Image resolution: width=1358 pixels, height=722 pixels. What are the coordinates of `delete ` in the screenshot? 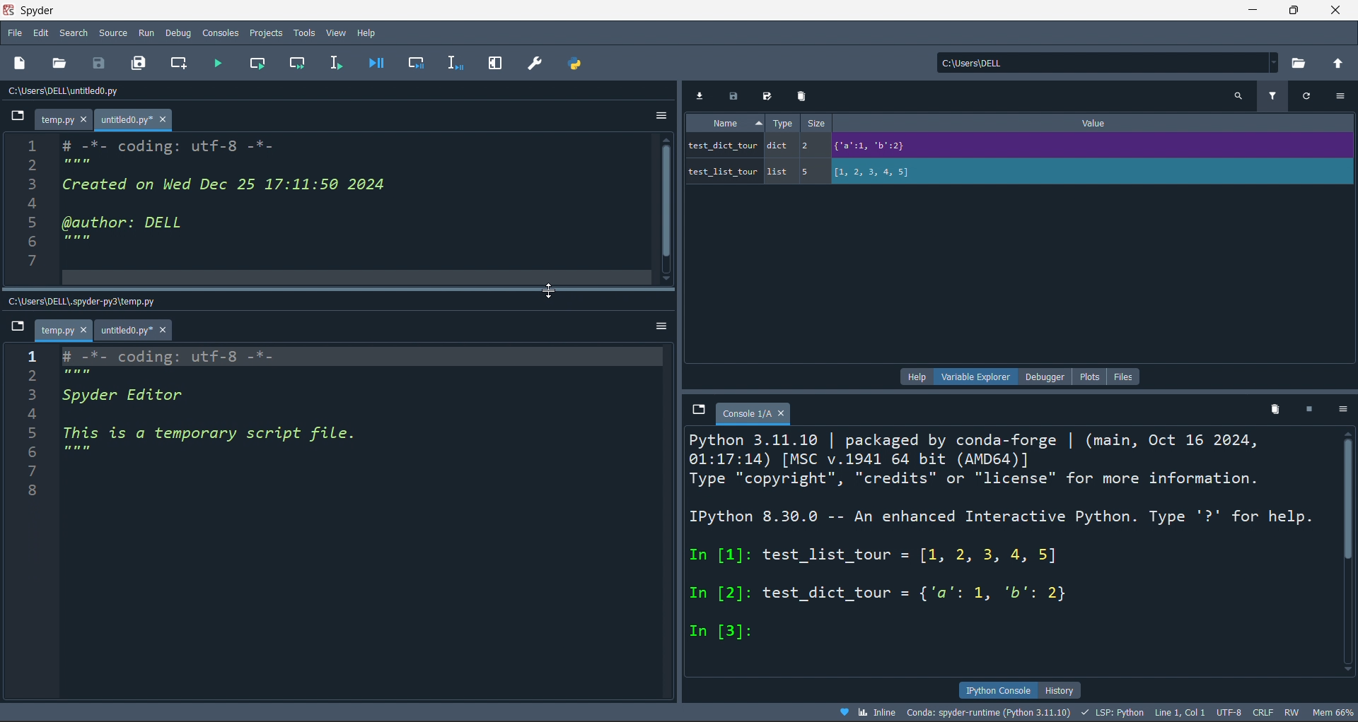 It's located at (801, 96).